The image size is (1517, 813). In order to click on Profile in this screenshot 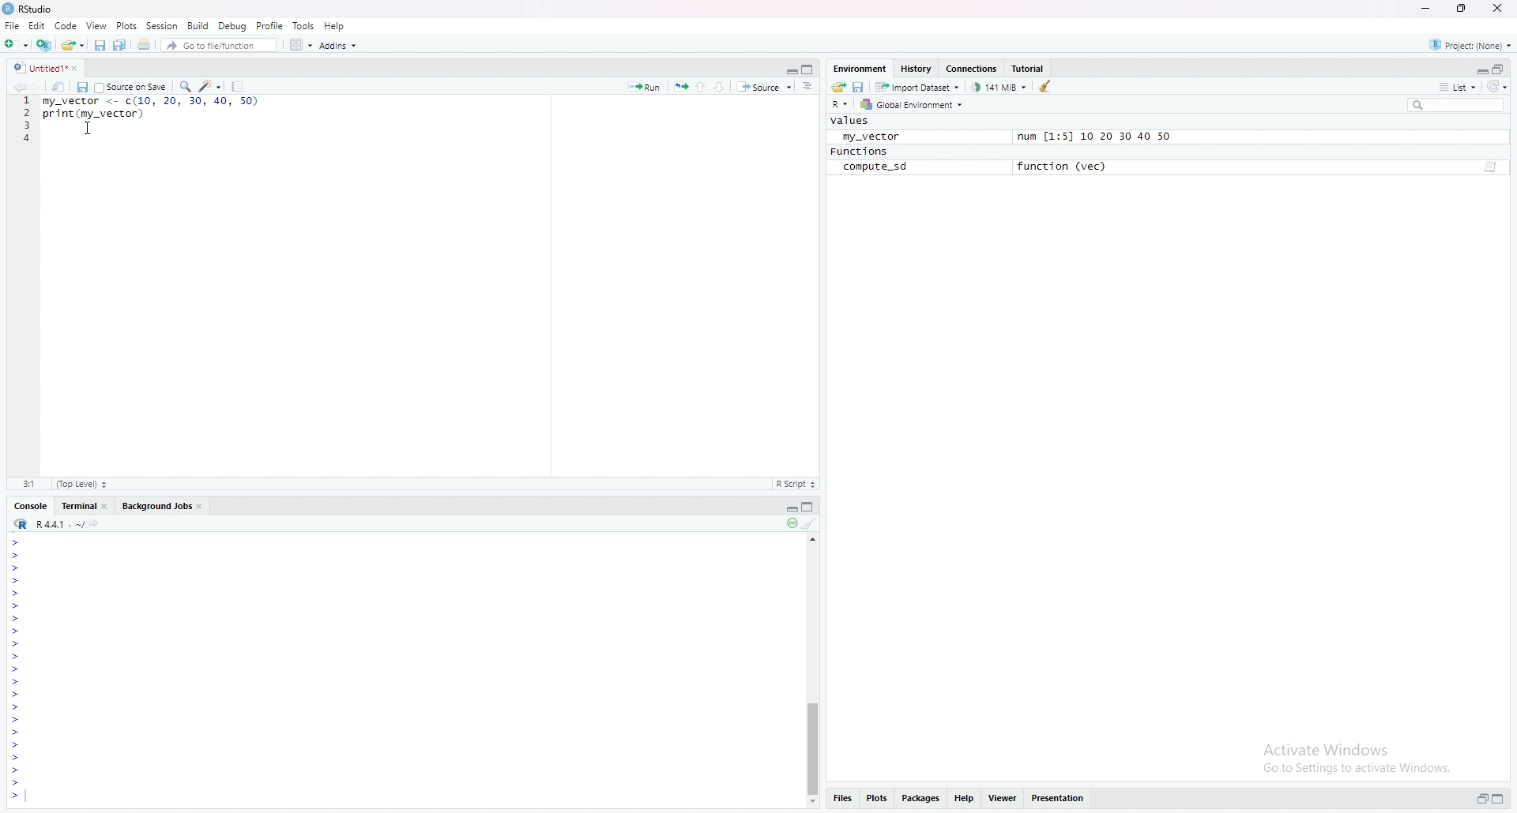, I will do `click(270, 25)`.